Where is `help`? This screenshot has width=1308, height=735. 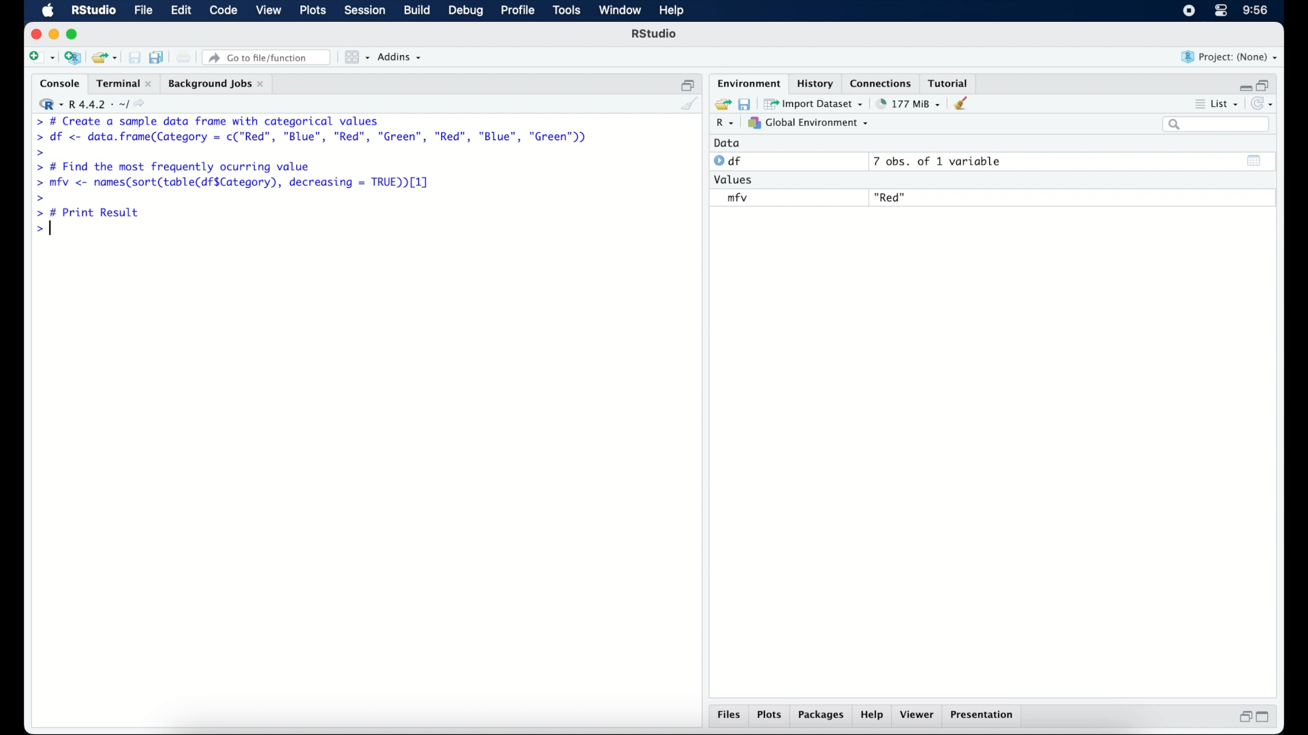
help is located at coordinates (874, 716).